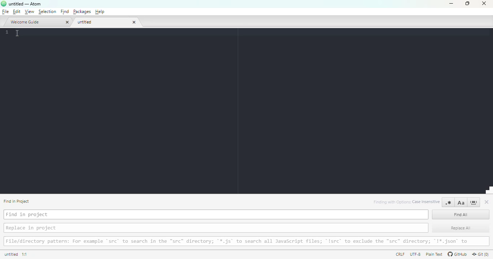 This screenshot has width=493, height=259. I want to click on packages, so click(82, 12).